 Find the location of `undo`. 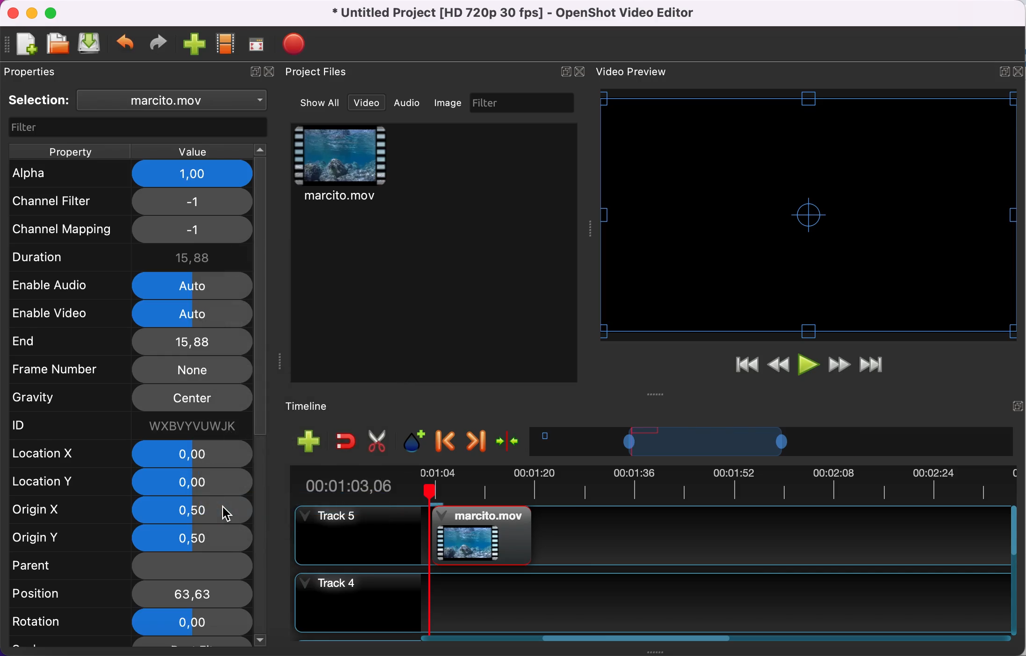

undo is located at coordinates (126, 44).